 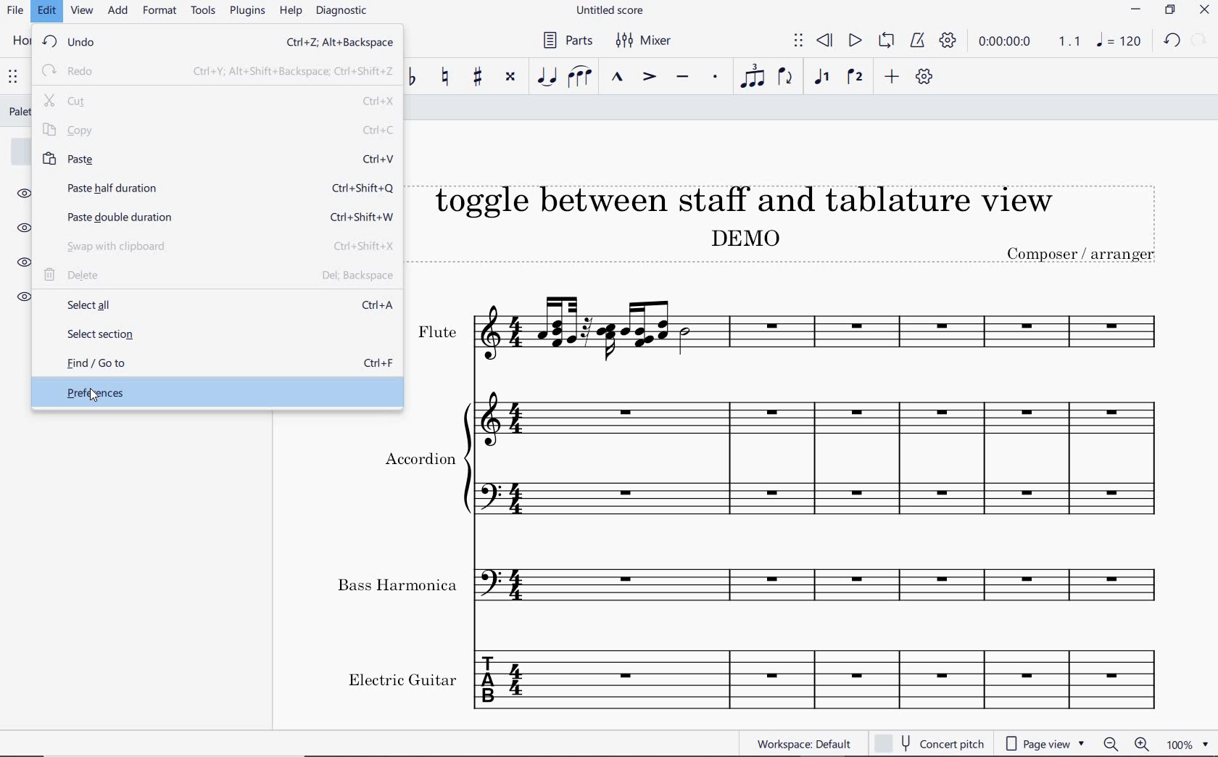 I want to click on zoom factor, so click(x=1186, y=744).